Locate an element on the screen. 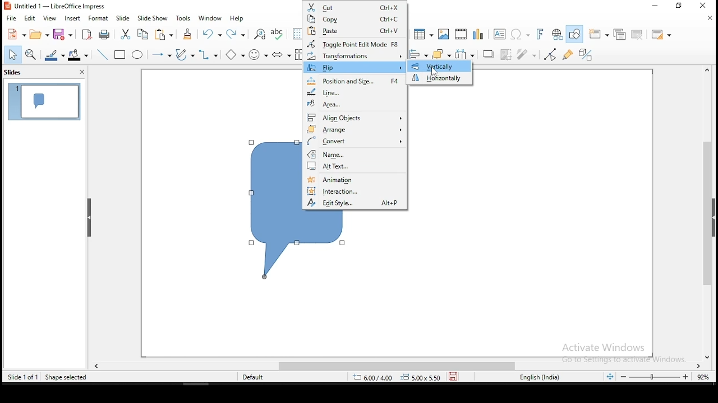 The image size is (718, 403). restore is located at coordinates (656, 6).